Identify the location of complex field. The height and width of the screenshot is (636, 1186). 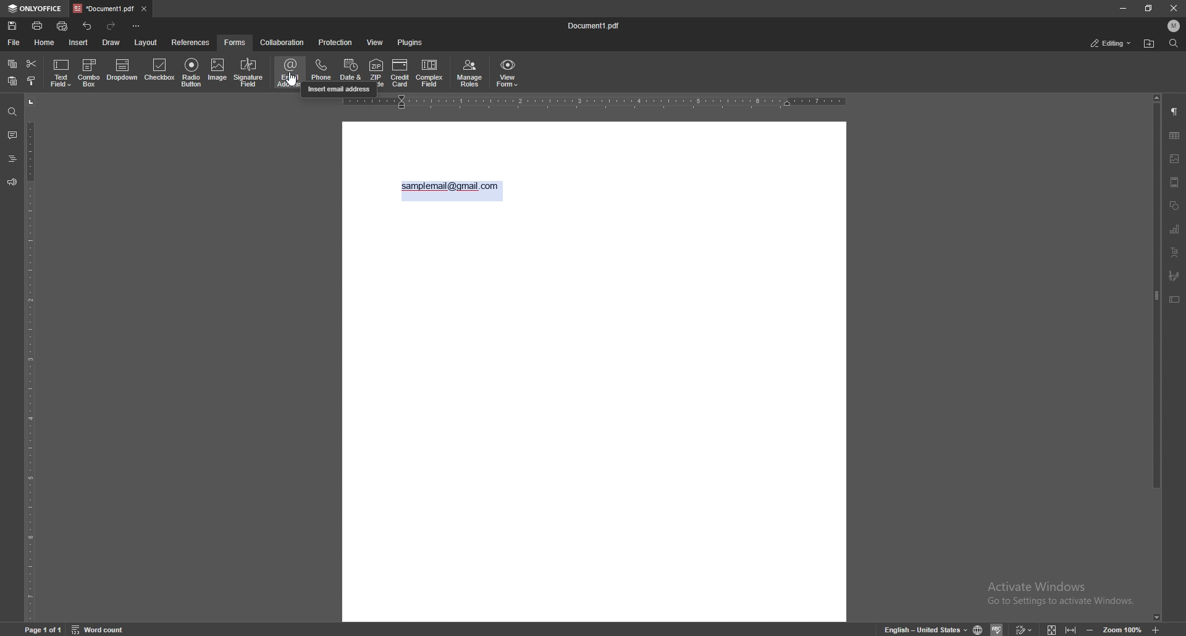
(430, 73).